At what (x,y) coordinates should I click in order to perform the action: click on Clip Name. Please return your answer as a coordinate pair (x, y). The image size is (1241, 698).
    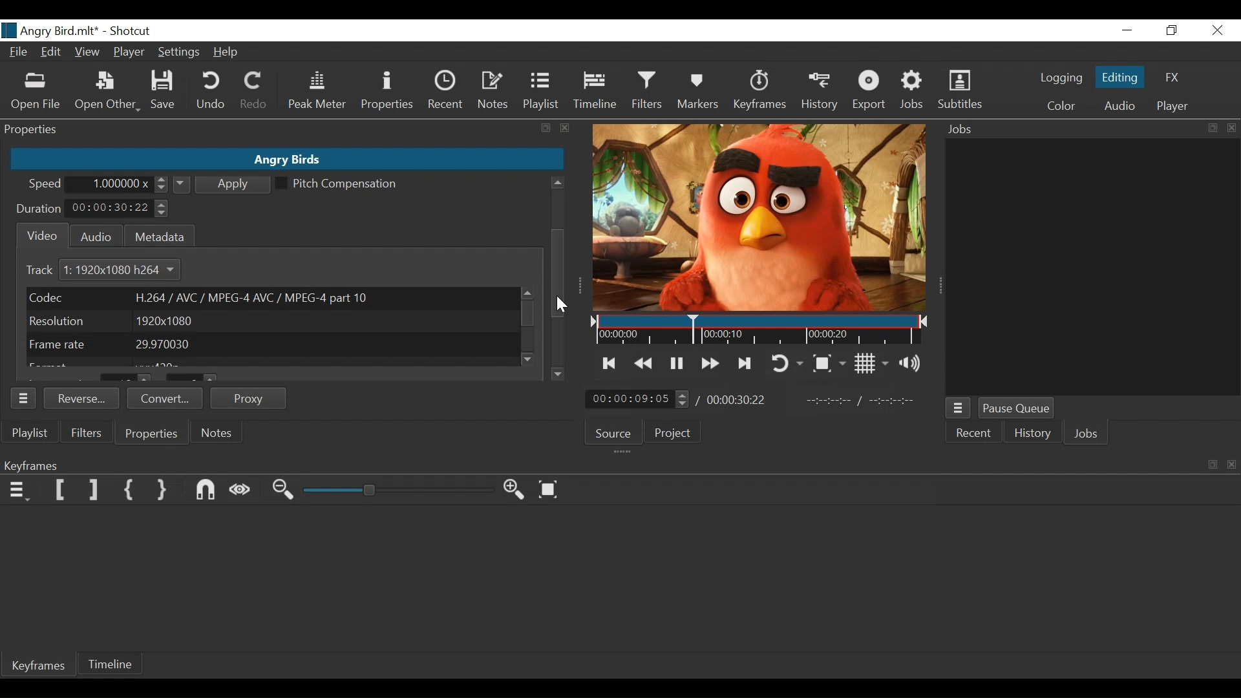
    Looking at the image, I should click on (286, 160).